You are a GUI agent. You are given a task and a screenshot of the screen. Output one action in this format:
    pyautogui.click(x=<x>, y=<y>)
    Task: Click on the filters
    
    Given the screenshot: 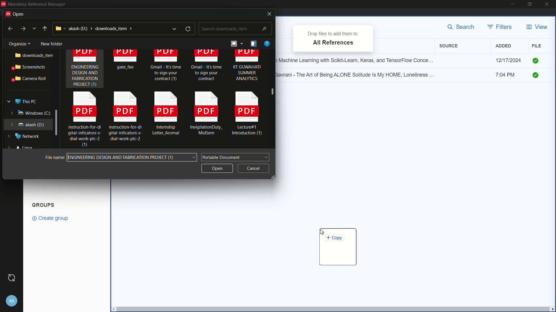 What is the action you would take?
    pyautogui.click(x=500, y=27)
    